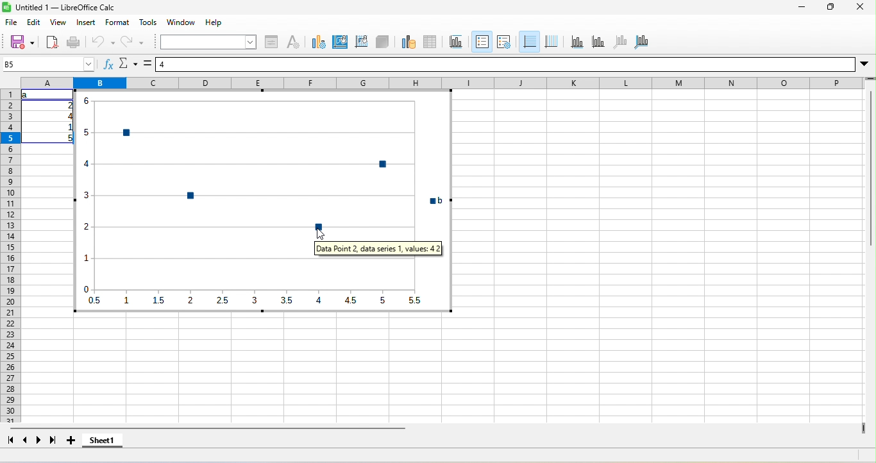 Image resolution: width=876 pixels, height=463 pixels. What do you see at coordinates (74, 42) in the screenshot?
I see `print` at bounding box center [74, 42].